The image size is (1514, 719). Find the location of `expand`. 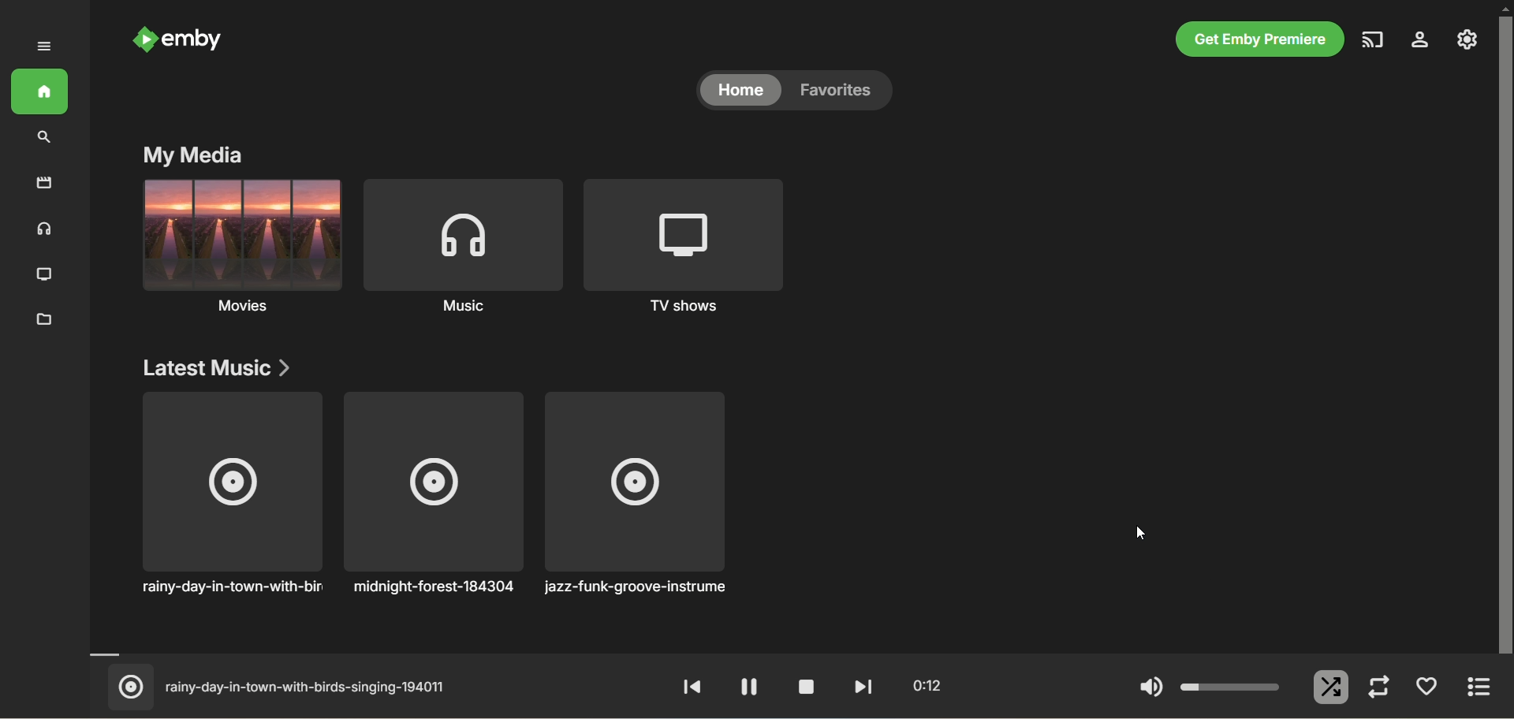

expand is located at coordinates (1475, 691).